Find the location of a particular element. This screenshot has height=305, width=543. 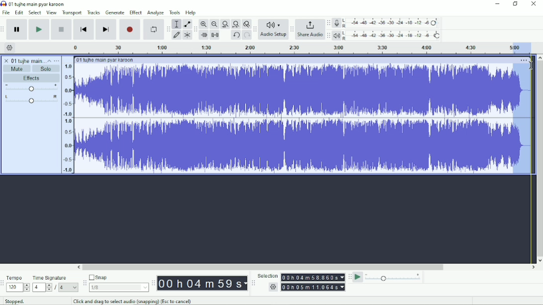

Audio Setup is located at coordinates (273, 29).